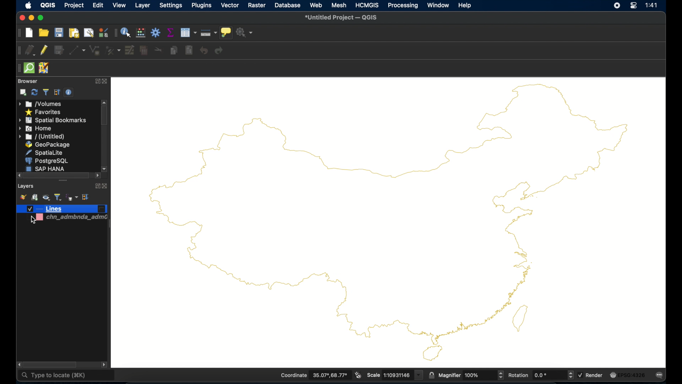 The image size is (682, 384). I want to click on scroll box, so click(50, 364).